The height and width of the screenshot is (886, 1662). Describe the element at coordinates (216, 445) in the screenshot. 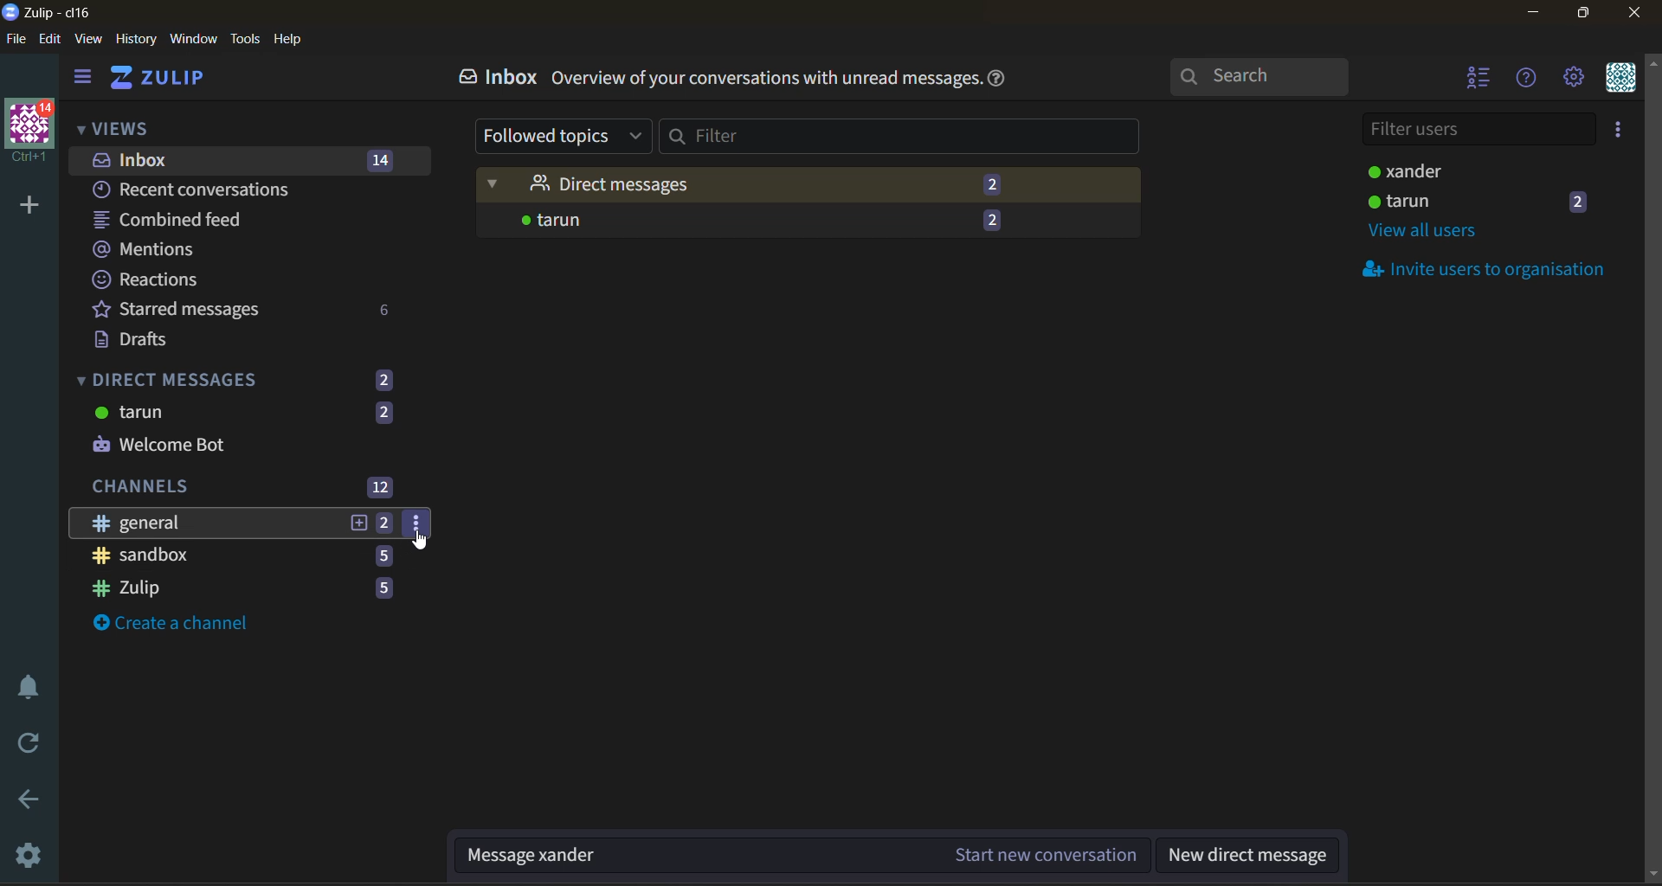

I see `welcome bot` at that location.